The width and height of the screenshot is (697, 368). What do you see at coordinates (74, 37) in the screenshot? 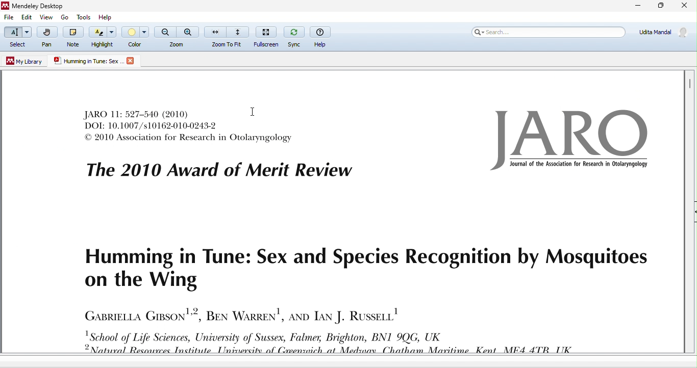
I see `note` at bounding box center [74, 37].